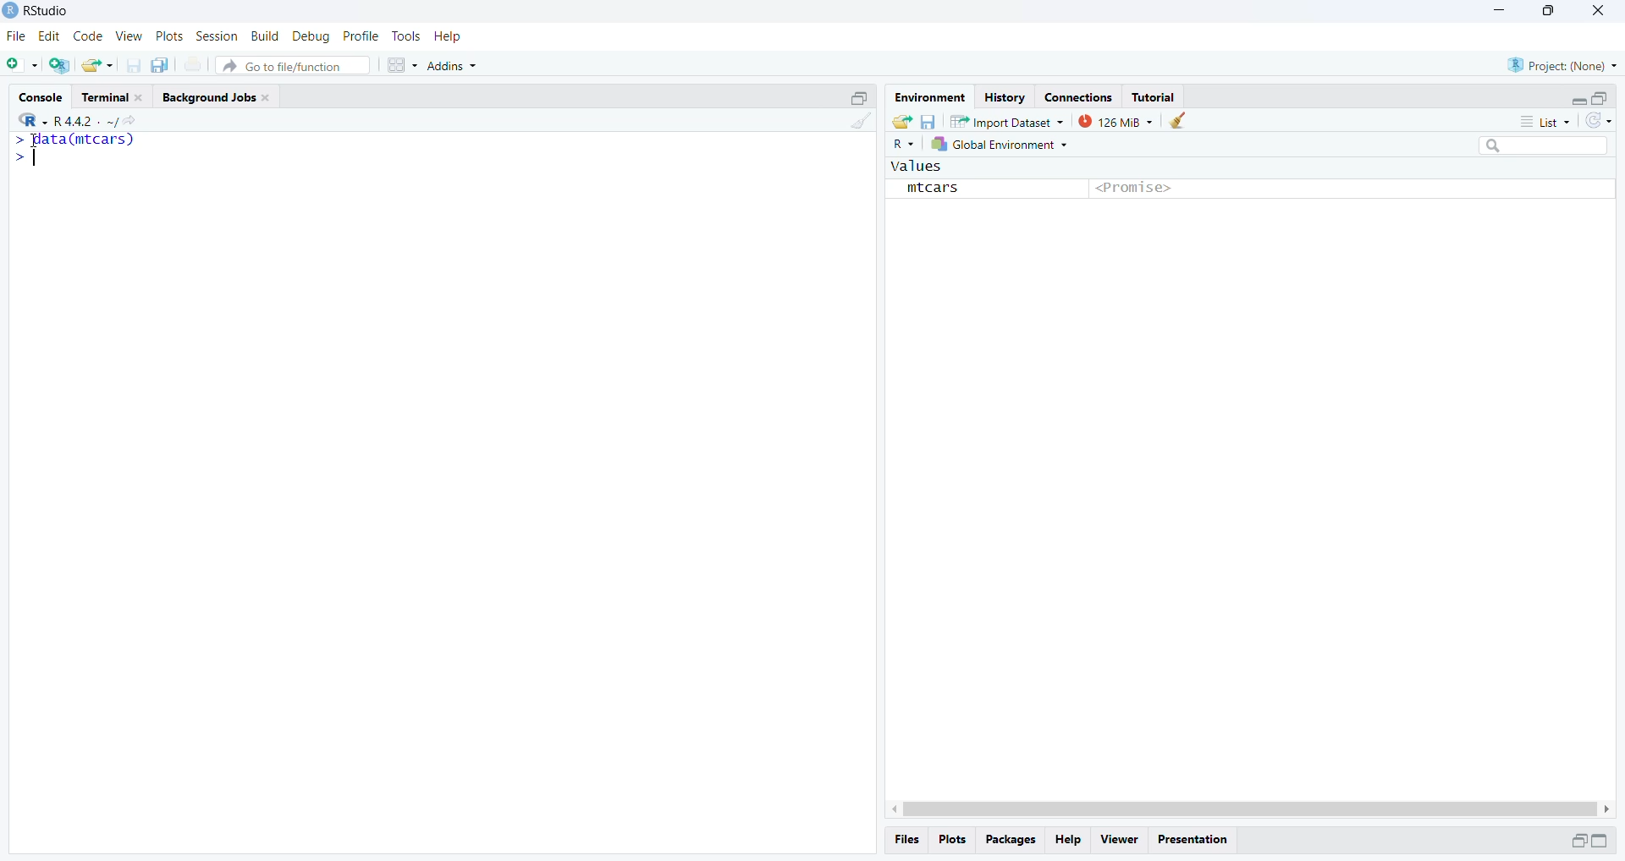 The image size is (1625, 861). Describe the element at coordinates (129, 36) in the screenshot. I see `View` at that location.